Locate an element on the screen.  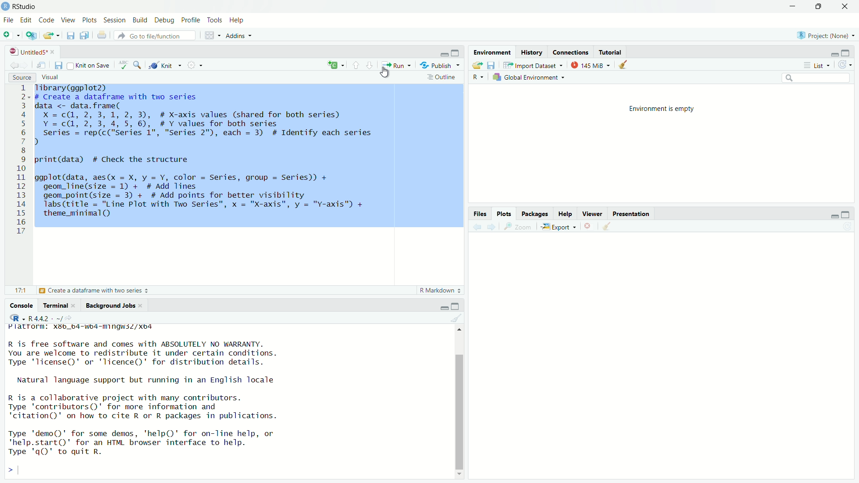
Viewer is located at coordinates (591, 214).